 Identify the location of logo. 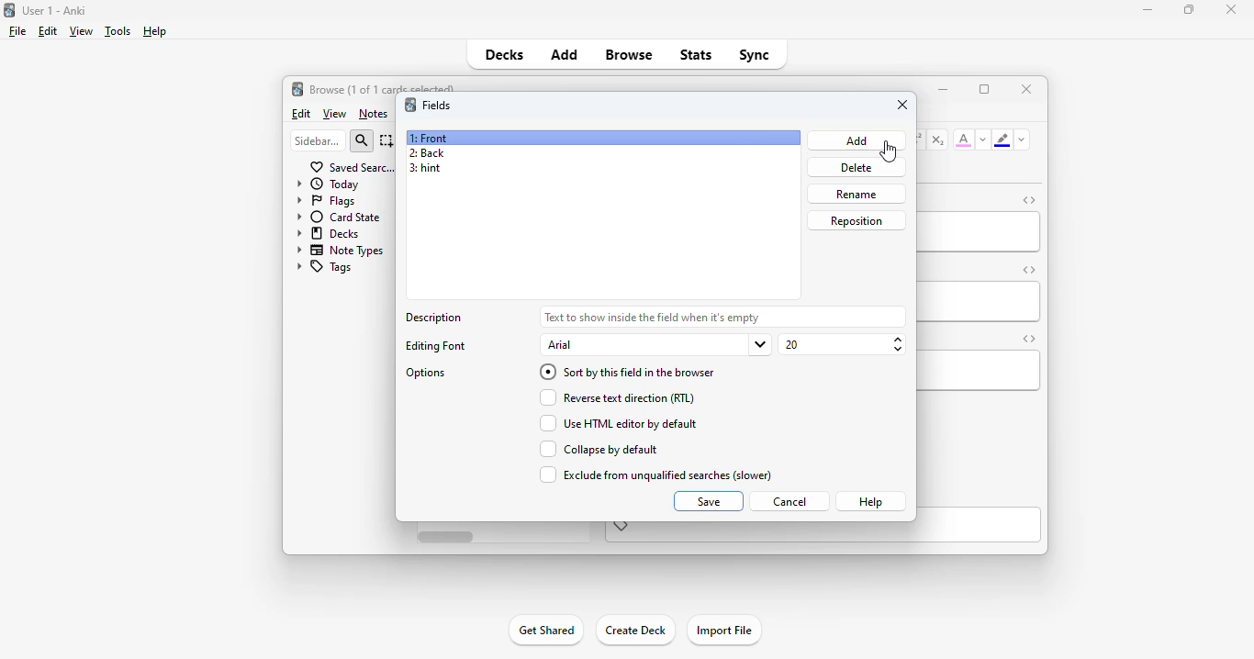
(297, 88).